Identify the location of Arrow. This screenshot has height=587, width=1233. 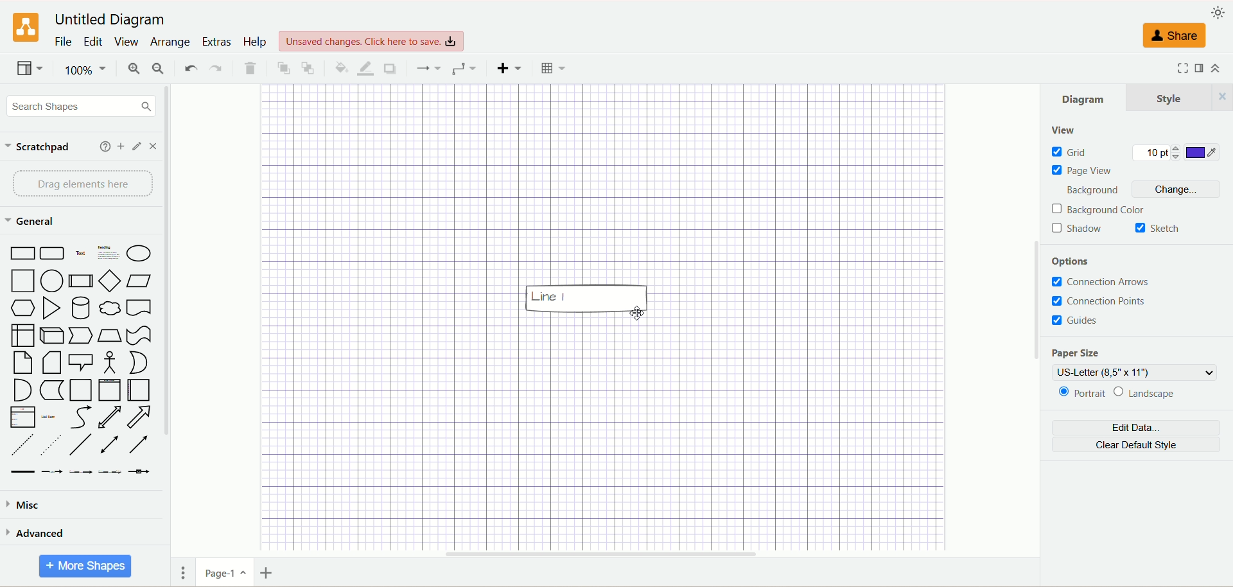
(139, 417).